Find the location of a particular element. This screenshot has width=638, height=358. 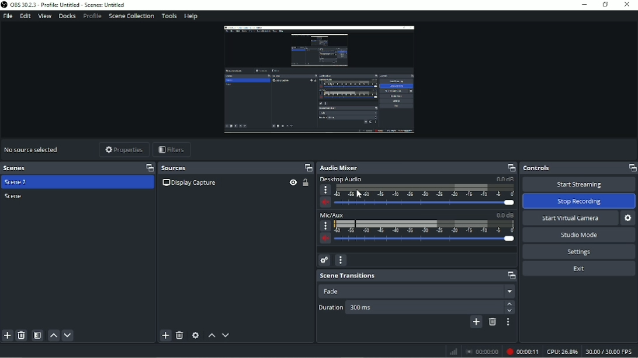

Open source properties is located at coordinates (196, 335).